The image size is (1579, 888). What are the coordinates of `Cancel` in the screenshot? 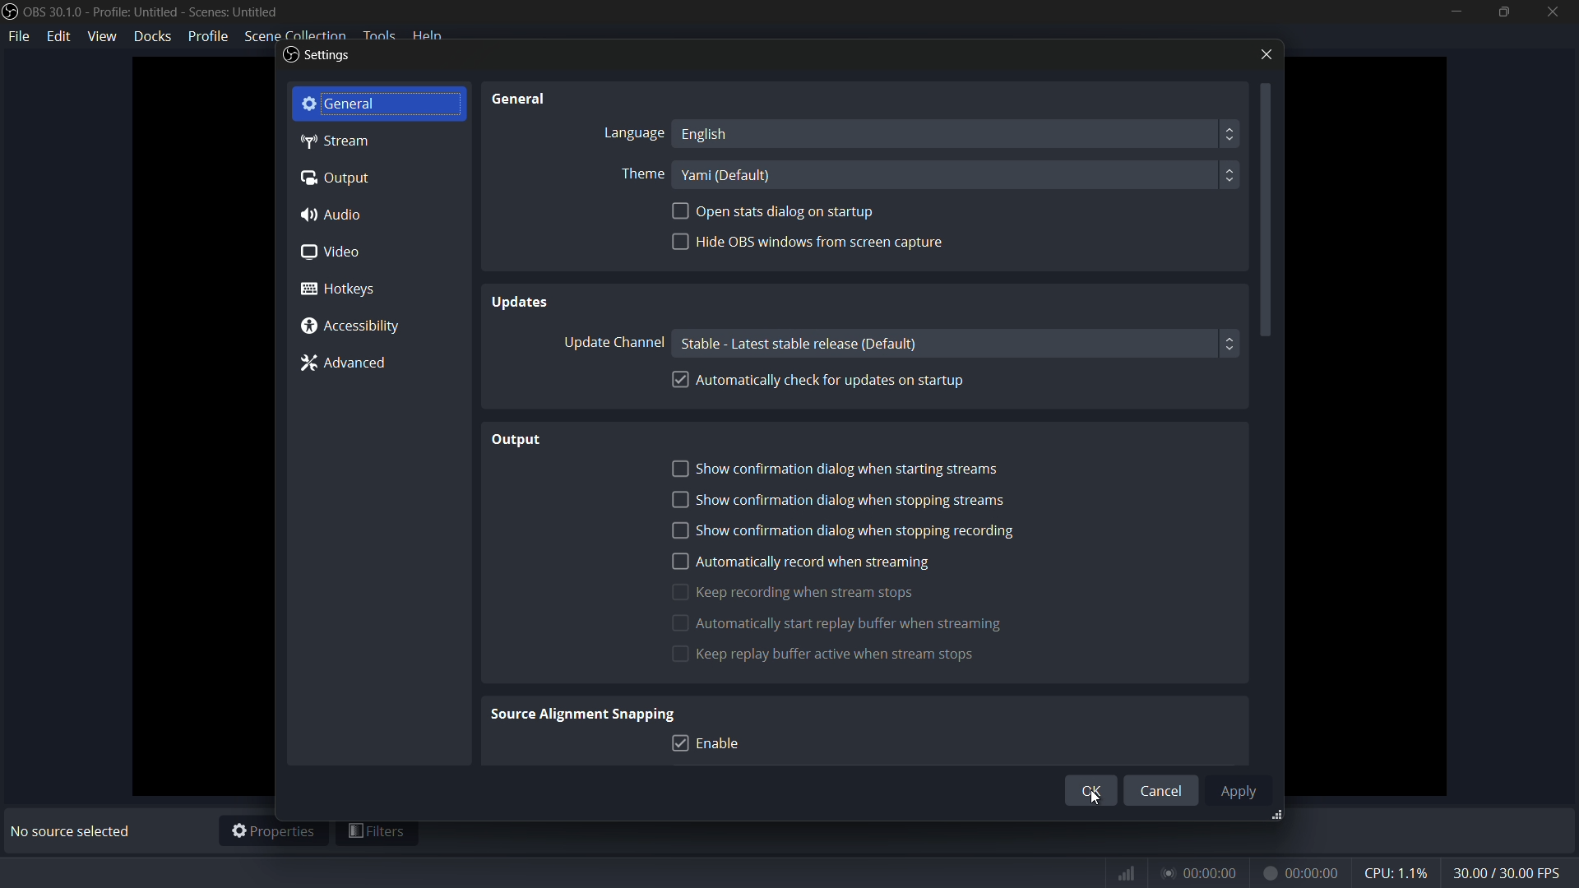 It's located at (1163, 789).